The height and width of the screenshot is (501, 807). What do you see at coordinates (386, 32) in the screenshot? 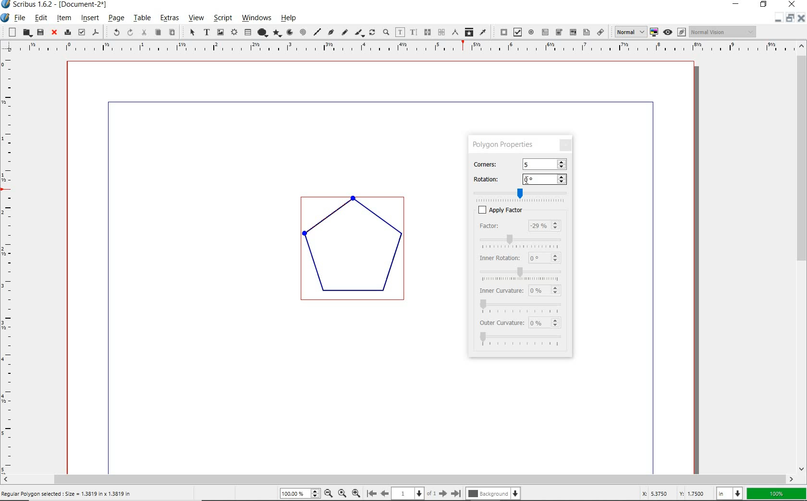
I see `zoom in or zoom out` at bounding box center [386, 32].